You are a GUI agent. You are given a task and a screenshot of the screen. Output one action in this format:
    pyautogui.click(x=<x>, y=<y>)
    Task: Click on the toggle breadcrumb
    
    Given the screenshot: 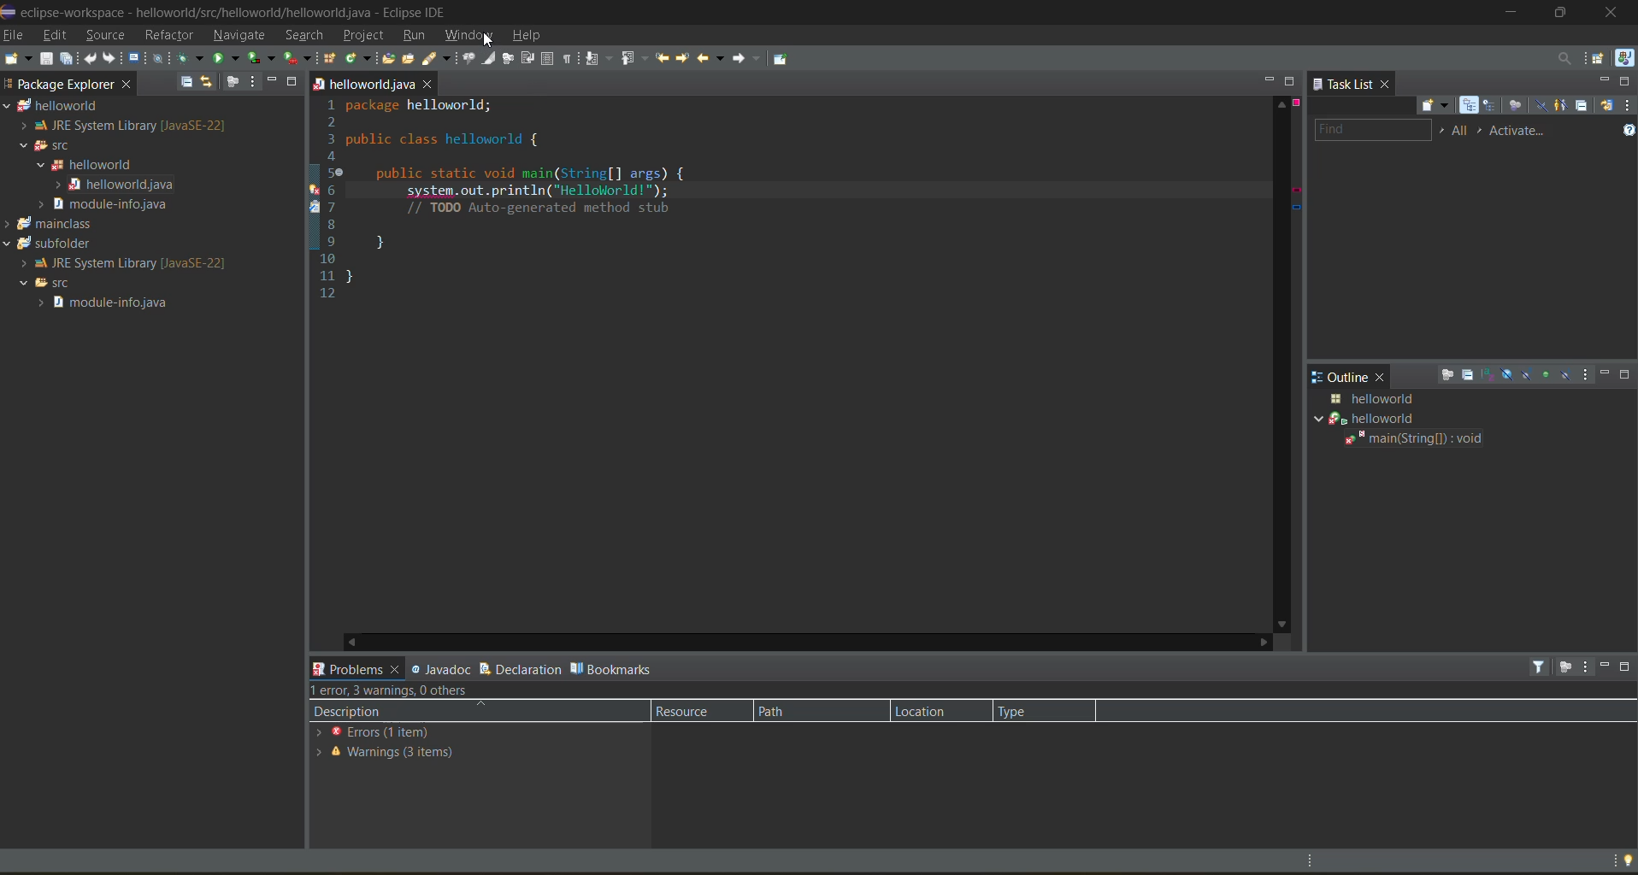 What is the action you would take?
    pyautogui.click(x=470, y=59)
    